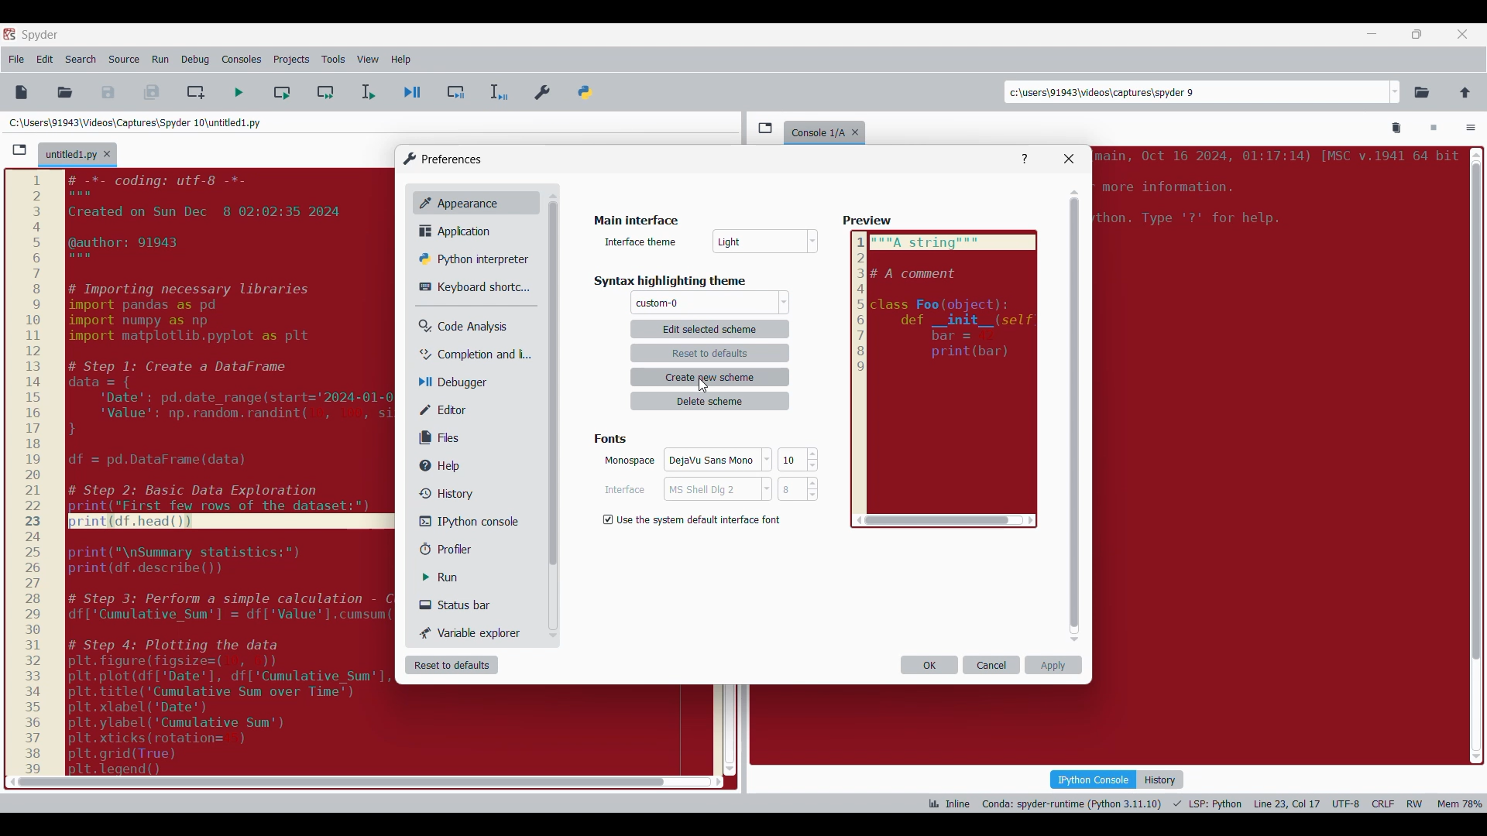 Image resolution: width=1487 pixels, height=836 pixels. What do you see at coordinates (151, 92) in the screenshot?
I see `Save all files` at bounding box center [151, 92].